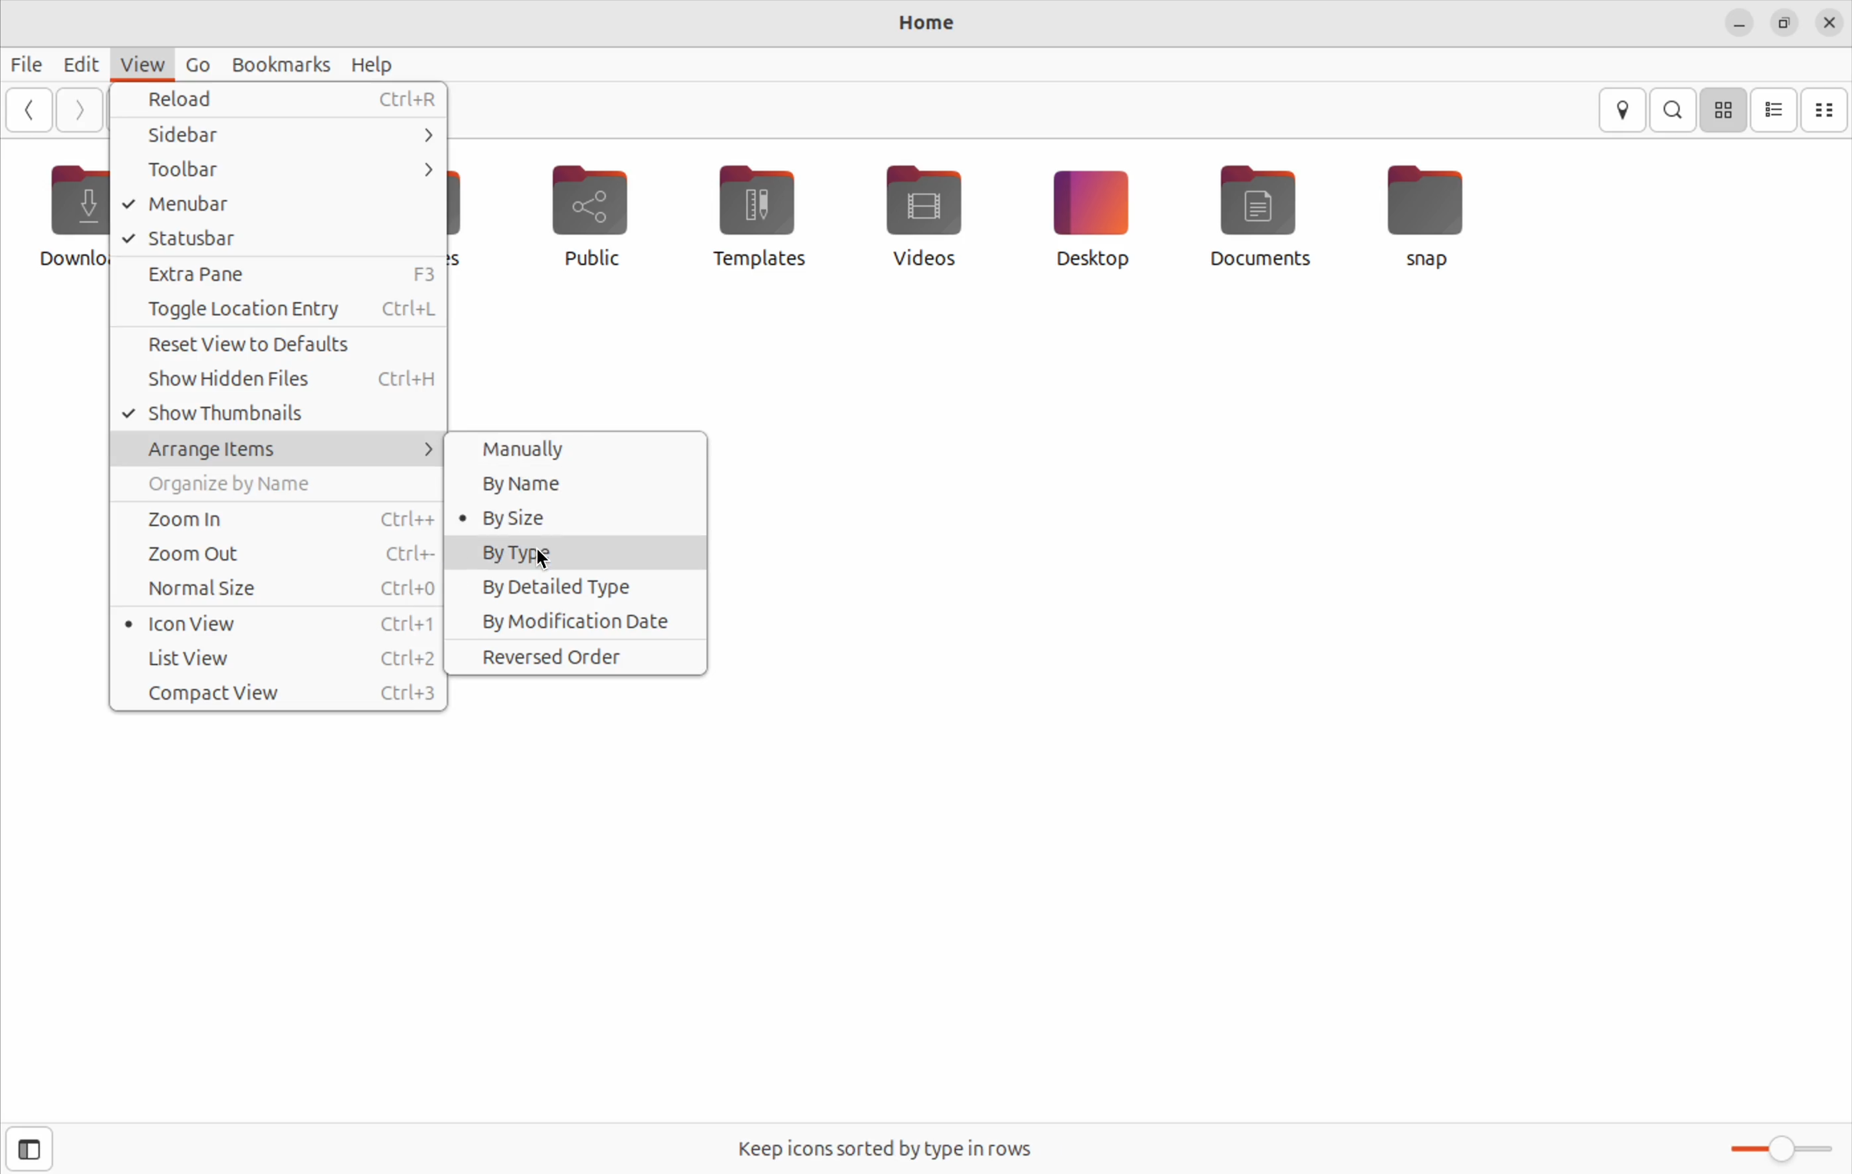 This screenshot has width=1852, height=1174. I want to click on compact view, so click(279, 694).